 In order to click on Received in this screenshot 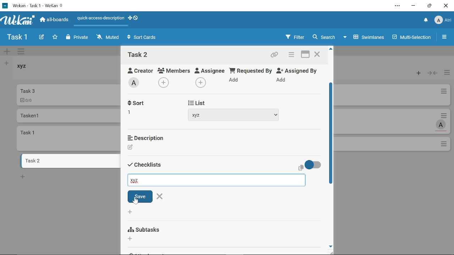, I will do `click(144, 104)`.